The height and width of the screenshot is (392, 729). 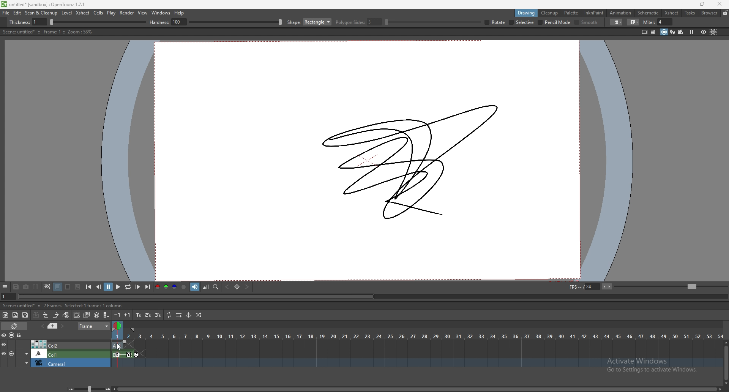 I want to click on hardness, so click(x=216, y=22).